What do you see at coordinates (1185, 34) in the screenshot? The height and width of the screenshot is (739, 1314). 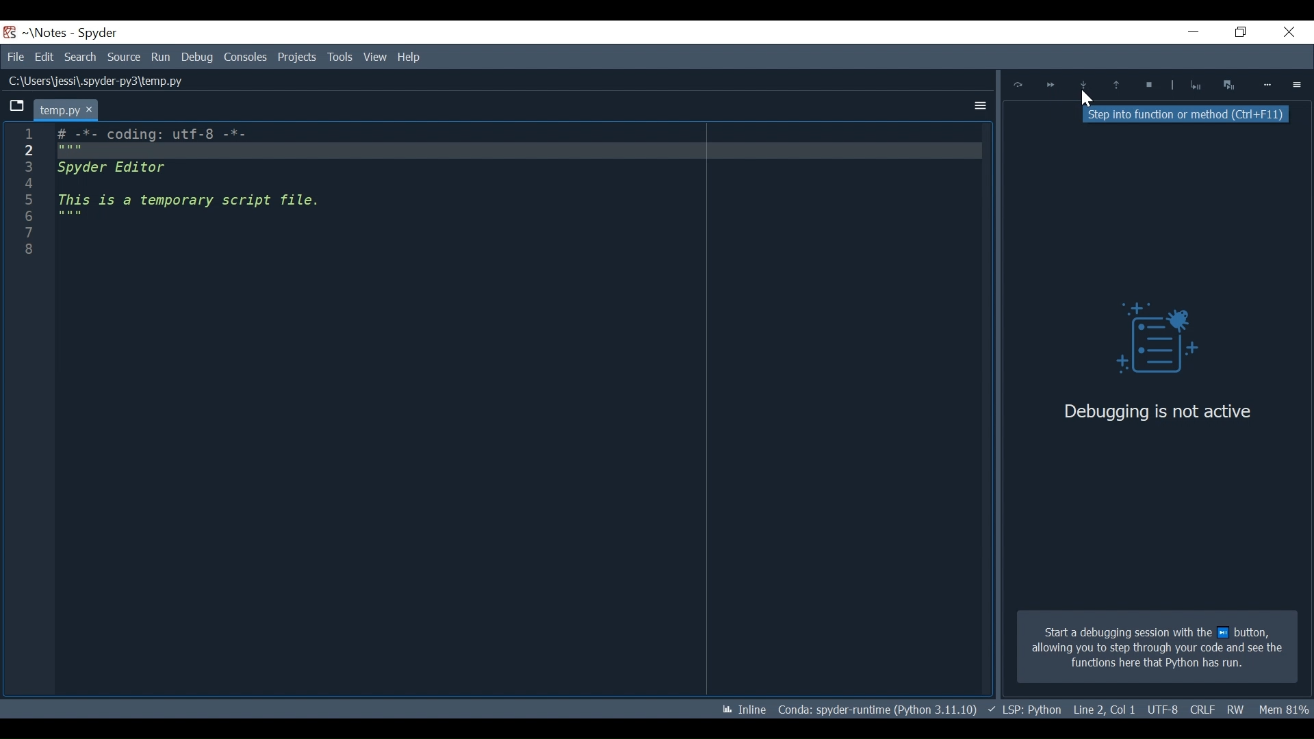 I see `Minimize` at bounding box center [1185, 34].